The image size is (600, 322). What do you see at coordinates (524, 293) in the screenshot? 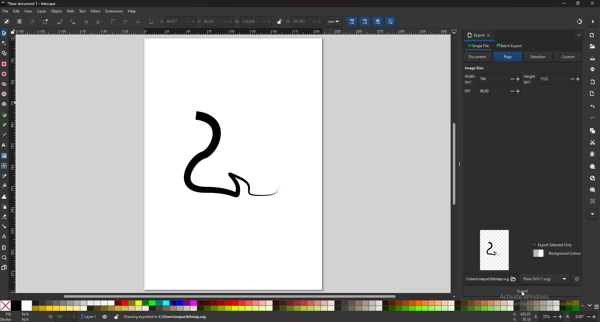
I see `cursor` at bounding box center [524, 293].